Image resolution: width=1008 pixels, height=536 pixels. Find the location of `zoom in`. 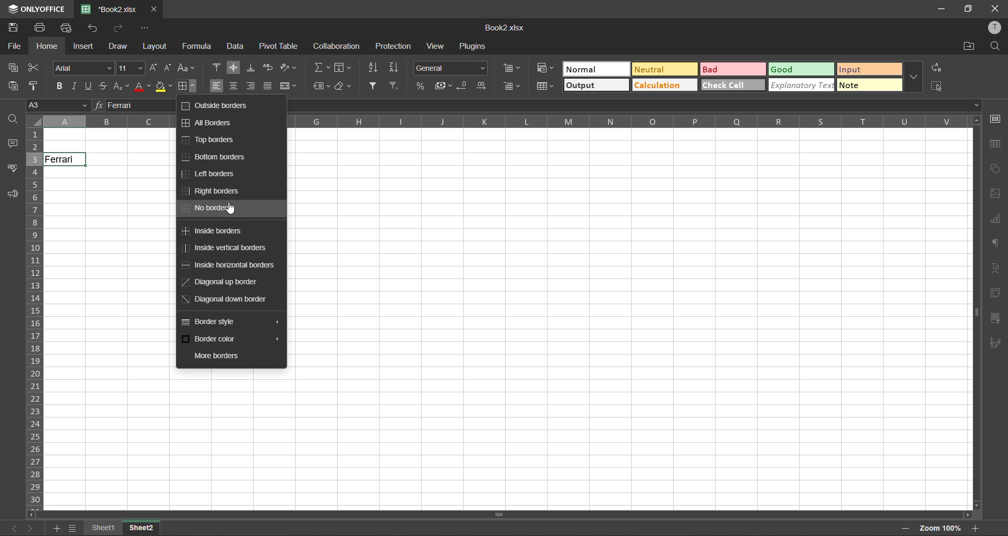

zoom in is located at coordinates (975, 528).